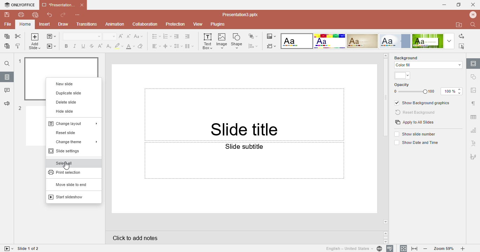 Image resolution: width=480 pixels, height=252 pixels. I want to click on Quick print, so click(35, 16).